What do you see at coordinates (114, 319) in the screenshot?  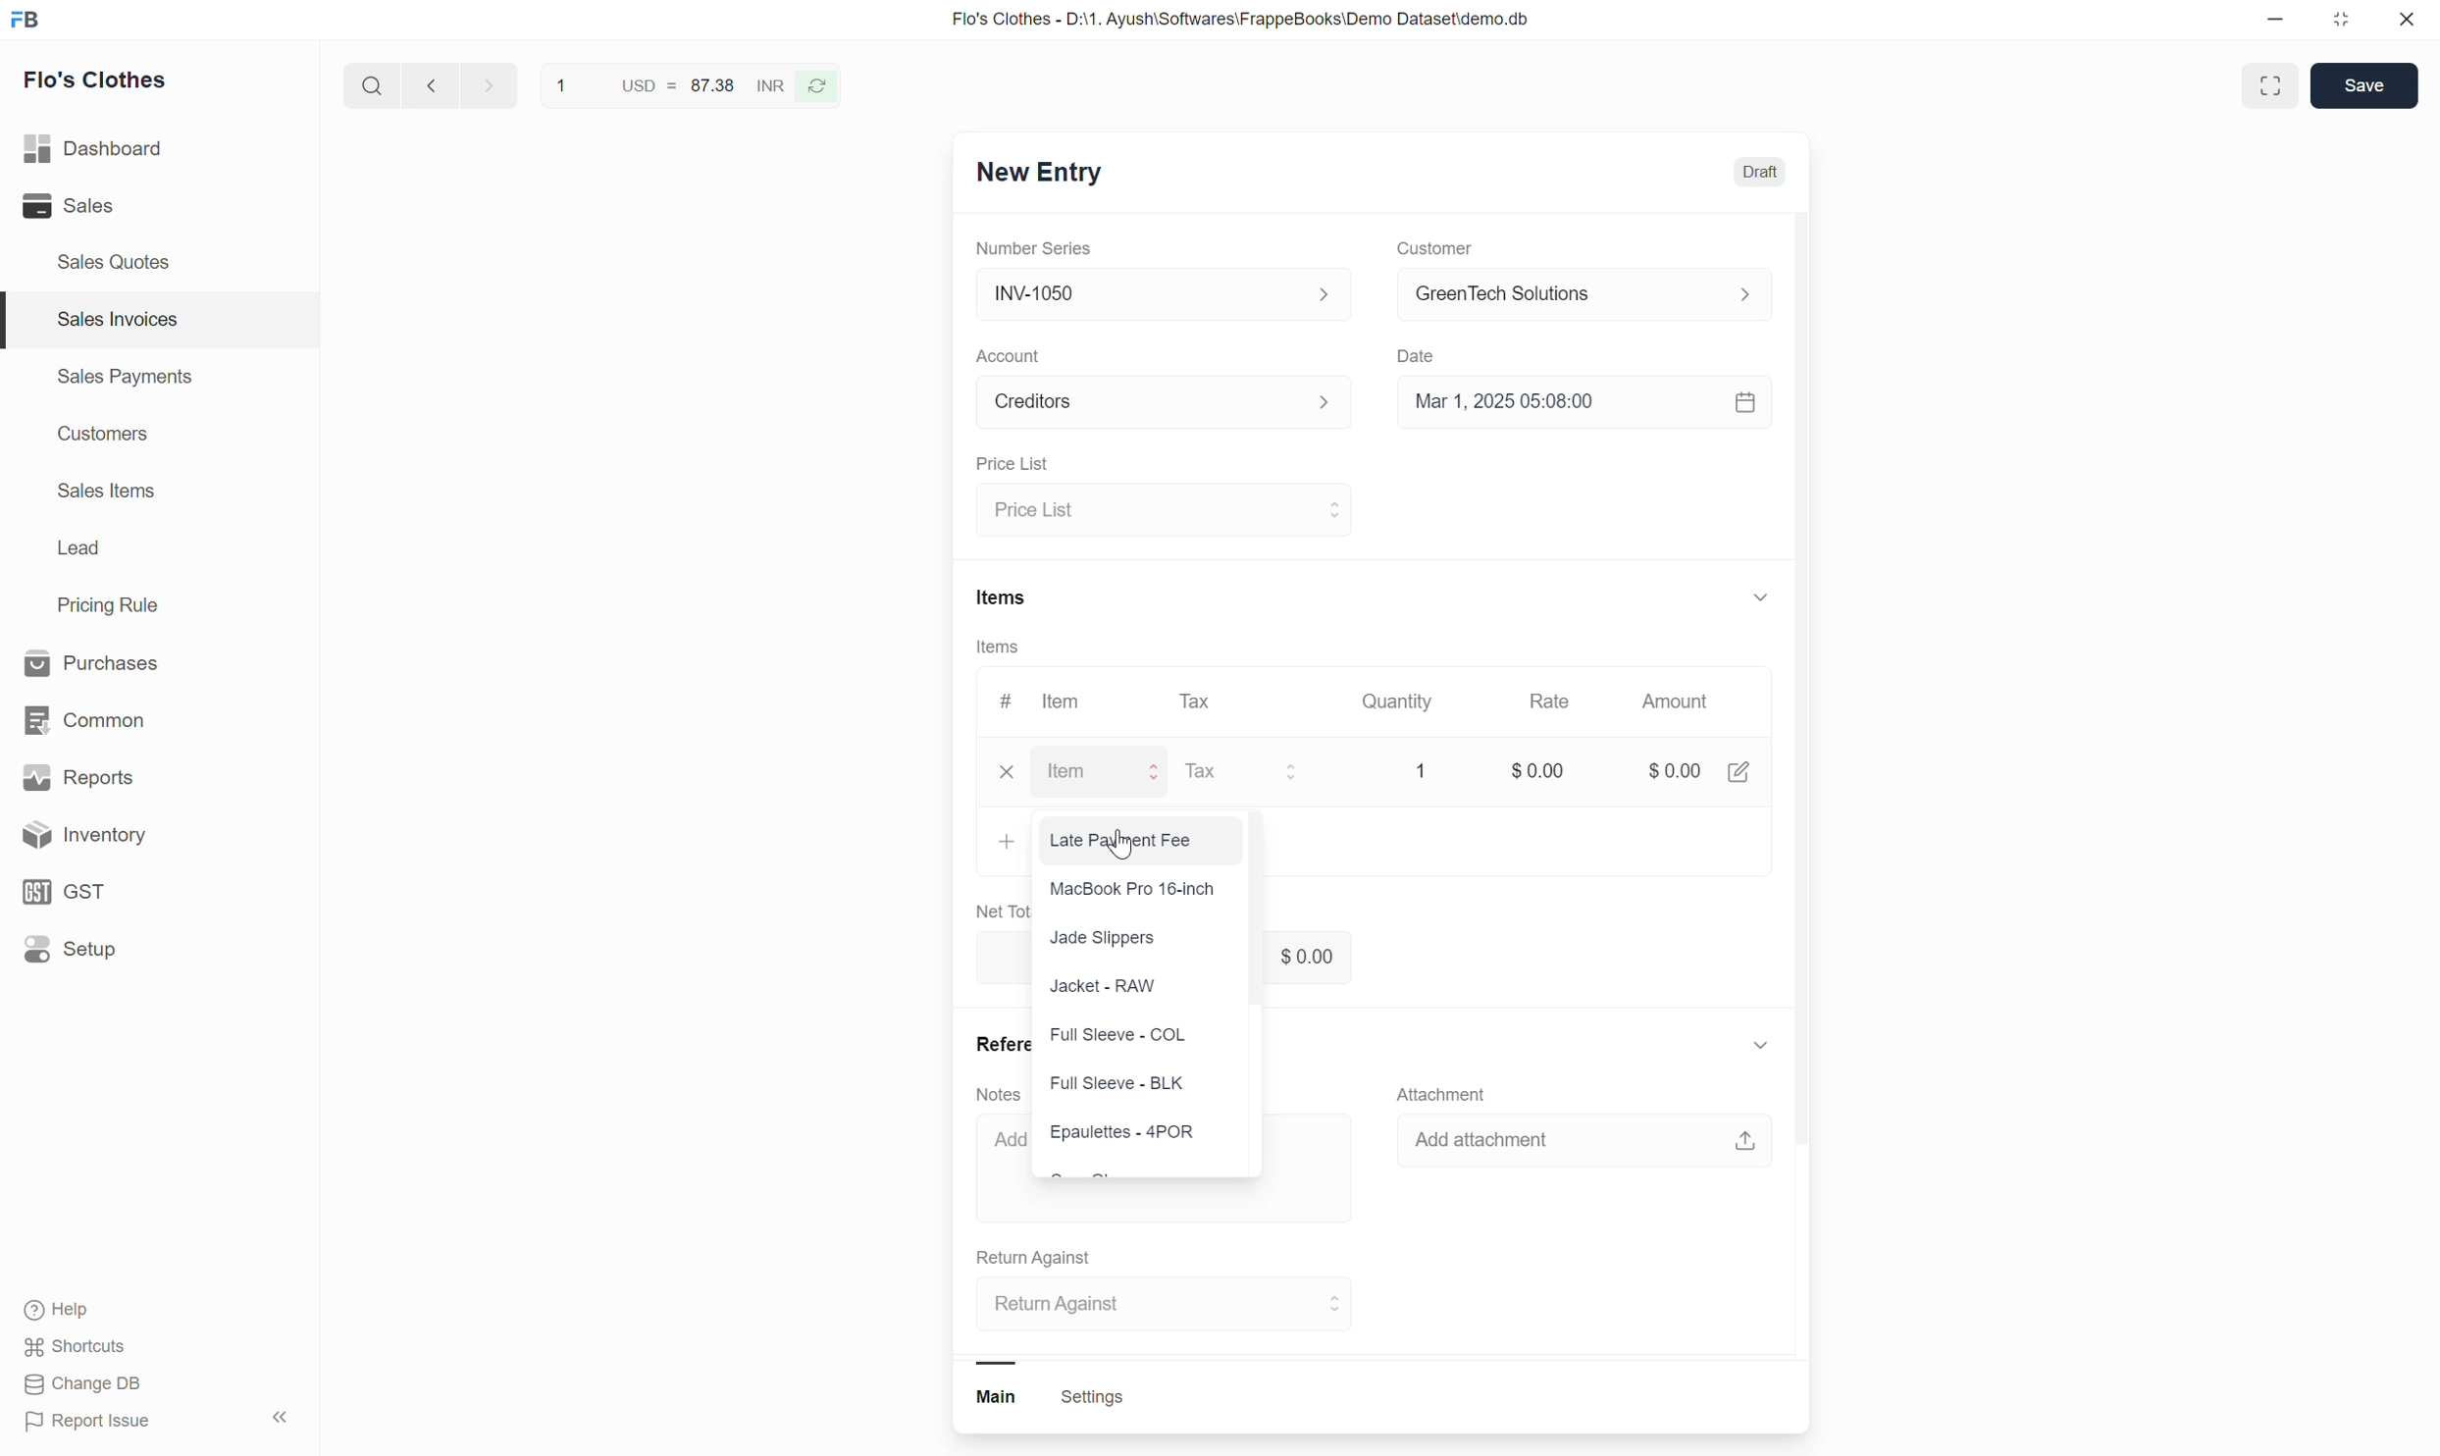 I see `Sales Invoices` at bounding box center [114, 319].